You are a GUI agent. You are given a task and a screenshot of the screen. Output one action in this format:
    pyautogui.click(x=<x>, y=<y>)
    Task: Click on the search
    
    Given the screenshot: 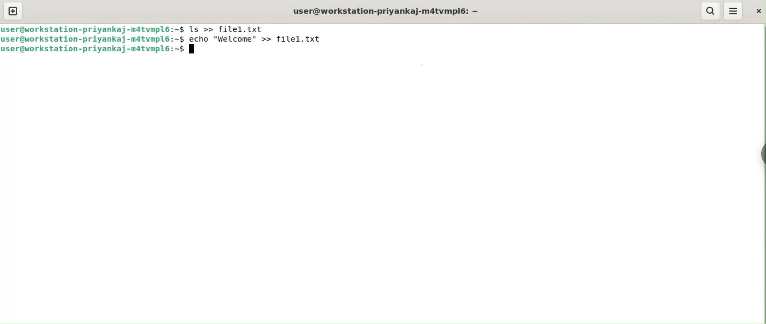 What is the action you would take?
    pyautogui.click(x=710, y=11)
    